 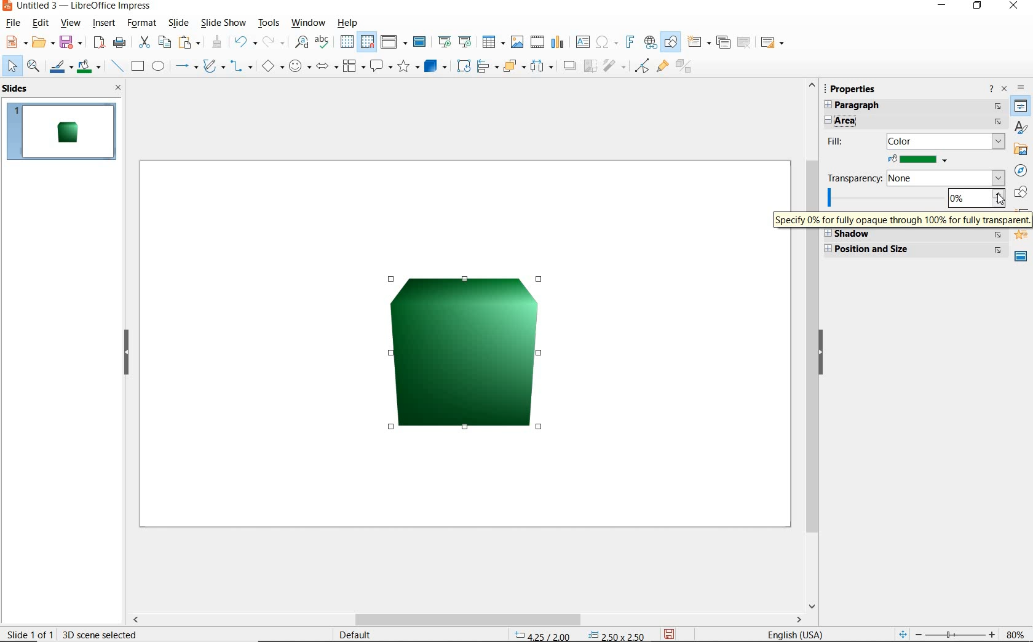 I want to click on spelling, so click(x=325, y=42).